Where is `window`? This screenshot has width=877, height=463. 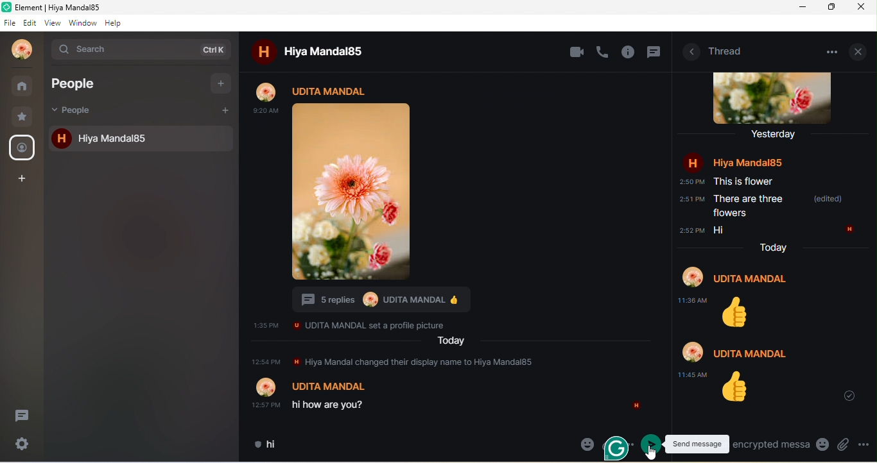
window is located at coordinates (83, 22).